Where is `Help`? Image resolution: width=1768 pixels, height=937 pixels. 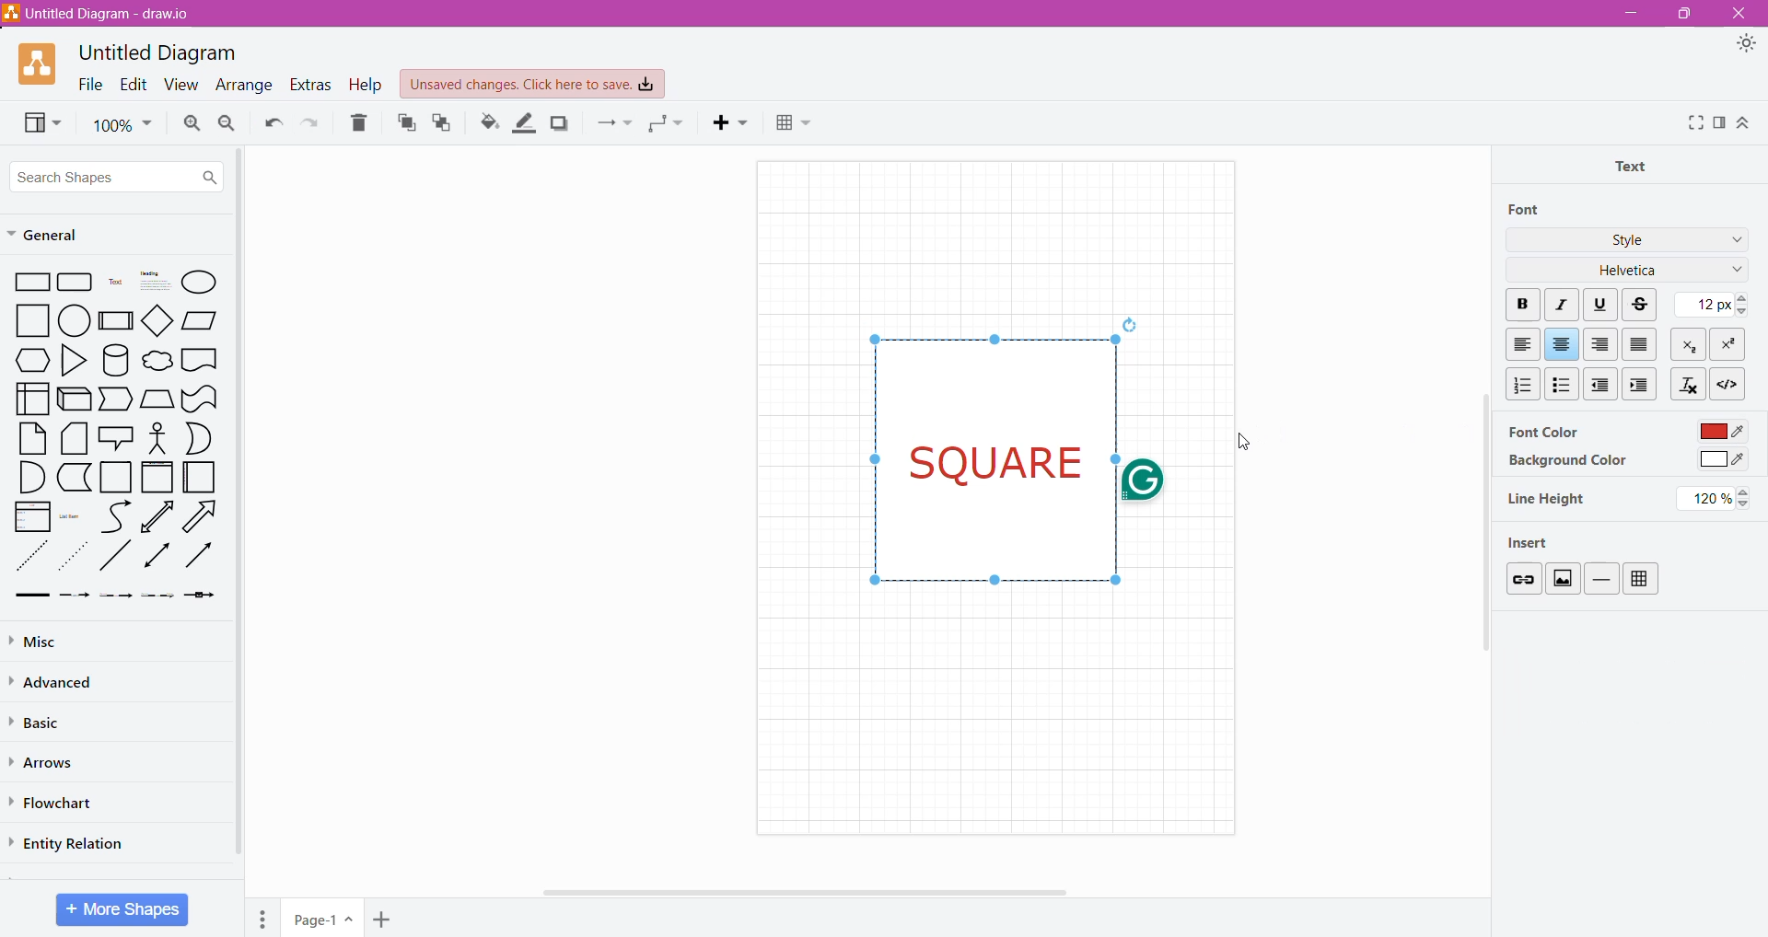 Help is located at coordinates (368, 84).